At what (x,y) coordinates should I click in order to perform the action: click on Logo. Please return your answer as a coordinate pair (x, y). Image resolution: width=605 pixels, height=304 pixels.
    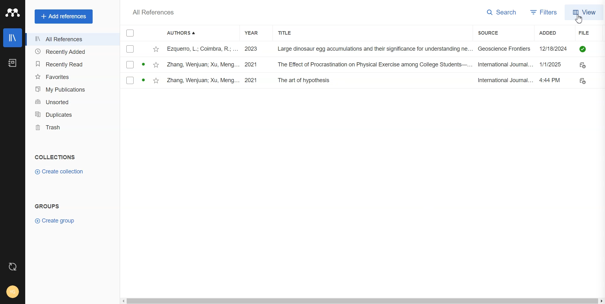
    Looking at the image, I should click on (12, 13).